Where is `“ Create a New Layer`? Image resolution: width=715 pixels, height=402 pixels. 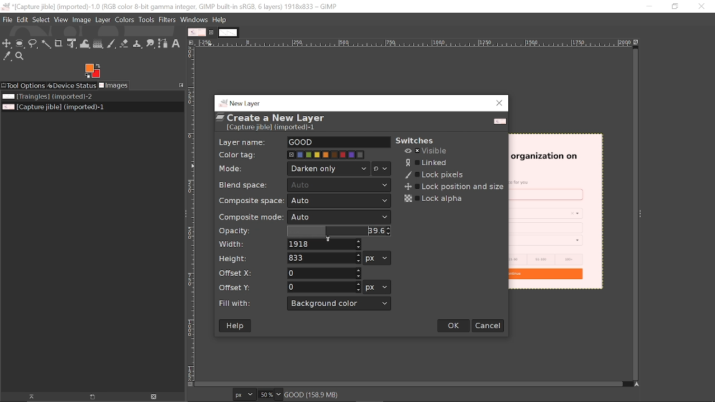 “ Create a New Layer is located at coordinates (278, 123).